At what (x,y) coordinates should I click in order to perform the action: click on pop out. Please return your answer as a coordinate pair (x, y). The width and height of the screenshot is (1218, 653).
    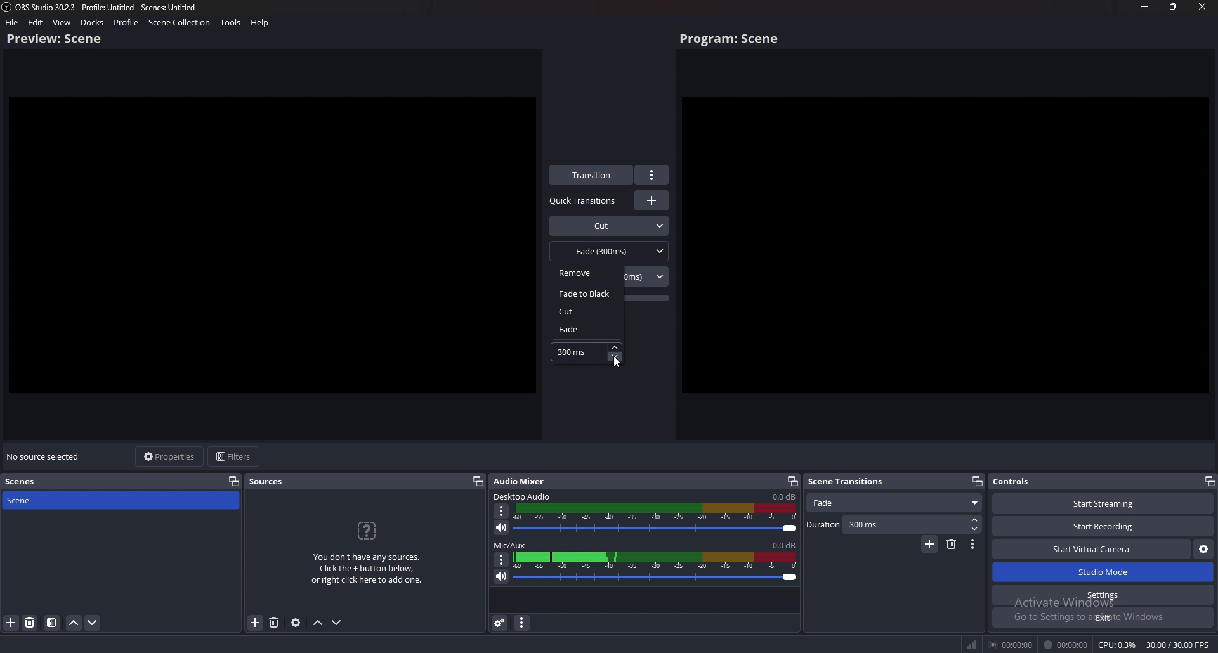
    Looking at the image, I should click on (478, 482).